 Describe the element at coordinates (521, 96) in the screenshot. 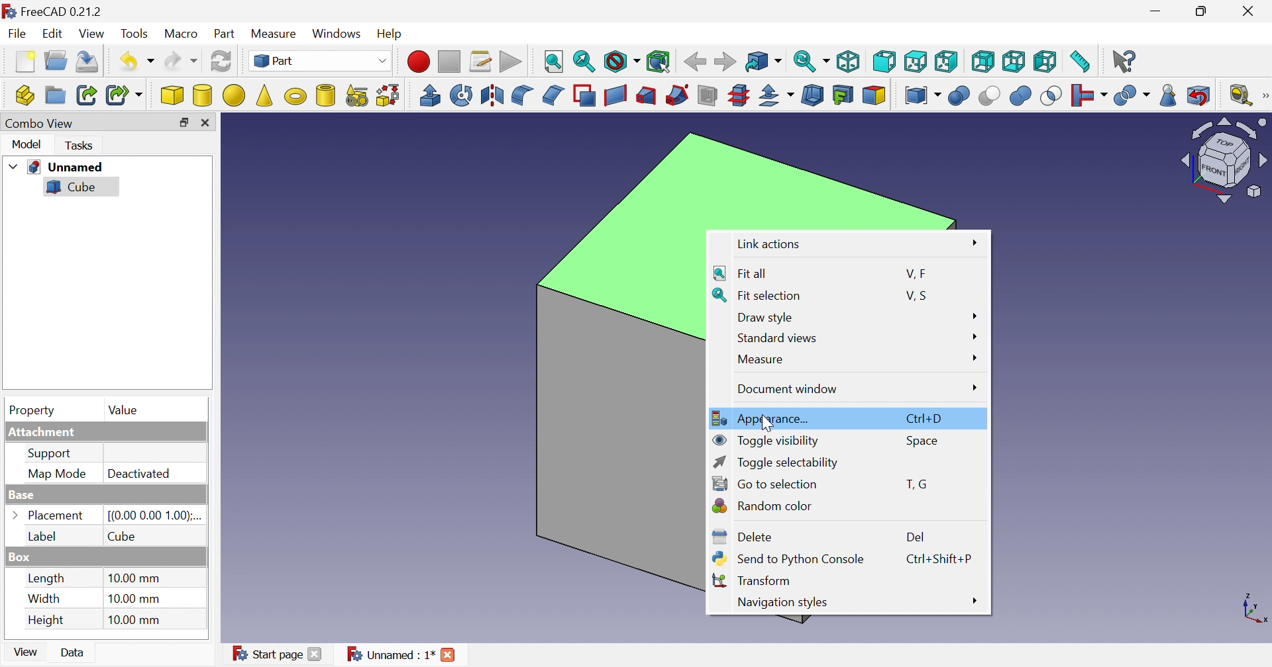

I see `Fillet` at that location.